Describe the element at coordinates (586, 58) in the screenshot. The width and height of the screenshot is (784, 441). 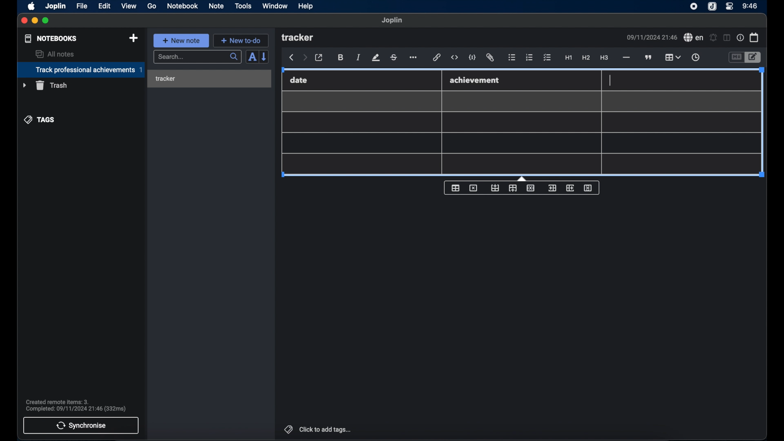
I see `heading 2` at that location.